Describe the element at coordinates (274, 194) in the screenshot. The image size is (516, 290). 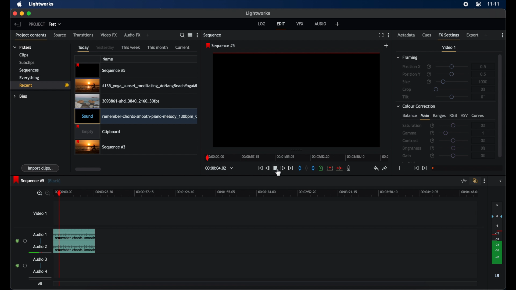
I see `timeline scale` at that location.